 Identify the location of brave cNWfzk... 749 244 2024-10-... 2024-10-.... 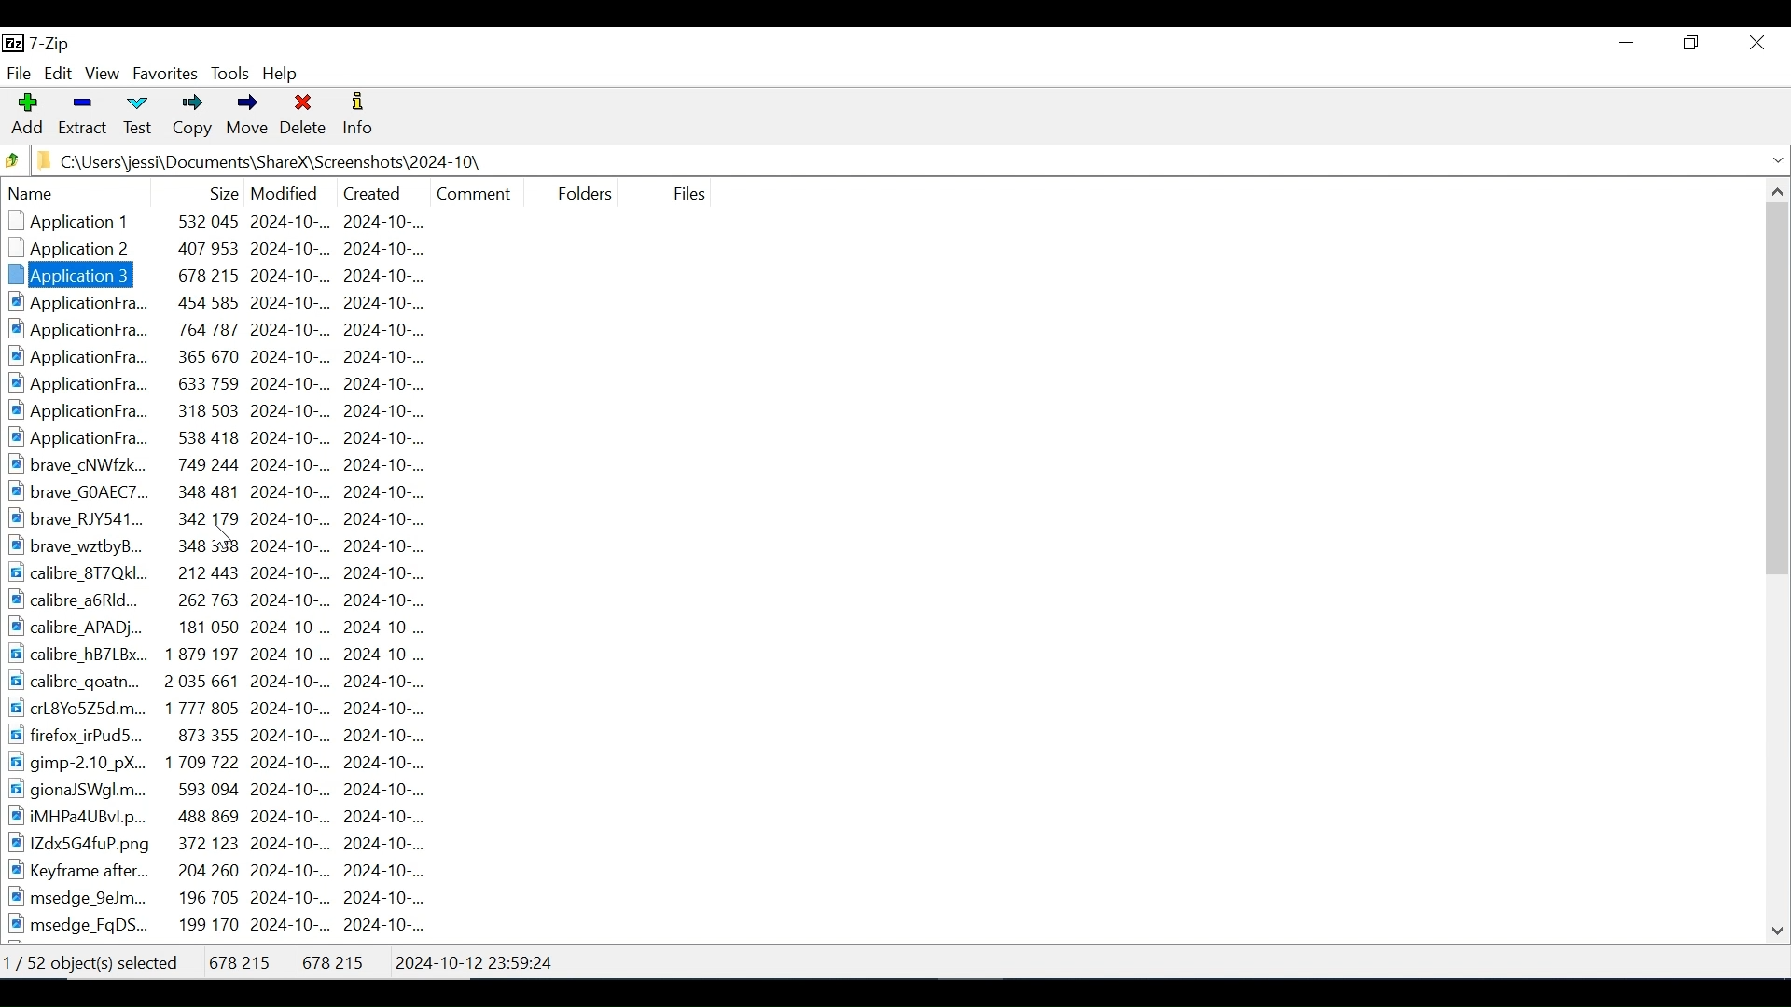
(229, 464).